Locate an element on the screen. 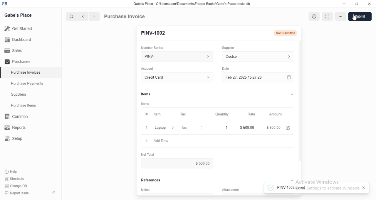  Items is located at coordinates (146, 94).